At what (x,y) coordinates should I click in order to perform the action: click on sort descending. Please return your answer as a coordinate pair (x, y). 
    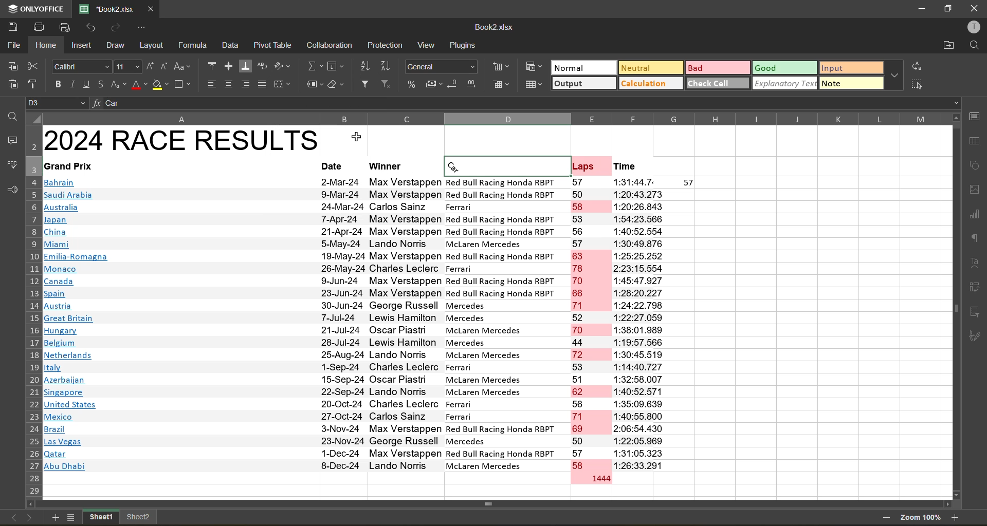
    Looking at the image, I should click on (386, 65).